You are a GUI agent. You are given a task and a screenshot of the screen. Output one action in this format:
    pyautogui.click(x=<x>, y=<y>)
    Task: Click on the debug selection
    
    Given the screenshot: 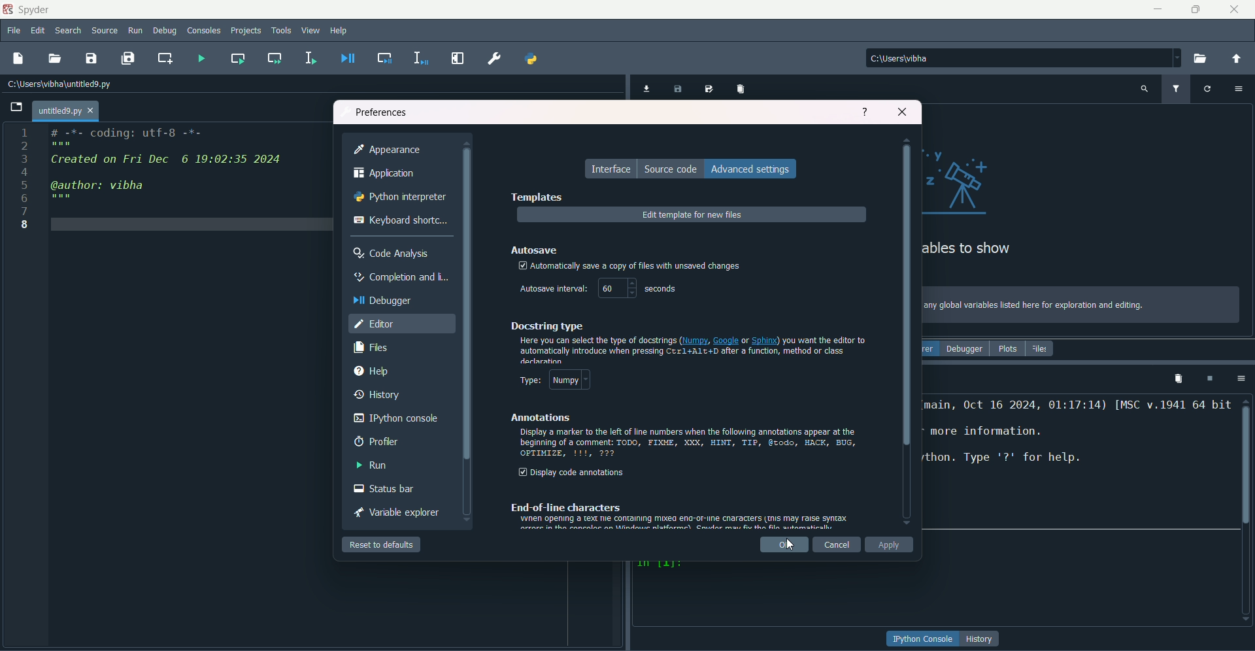 What is the action you would take?
    pyautogui.click(x=418, y=58)
    